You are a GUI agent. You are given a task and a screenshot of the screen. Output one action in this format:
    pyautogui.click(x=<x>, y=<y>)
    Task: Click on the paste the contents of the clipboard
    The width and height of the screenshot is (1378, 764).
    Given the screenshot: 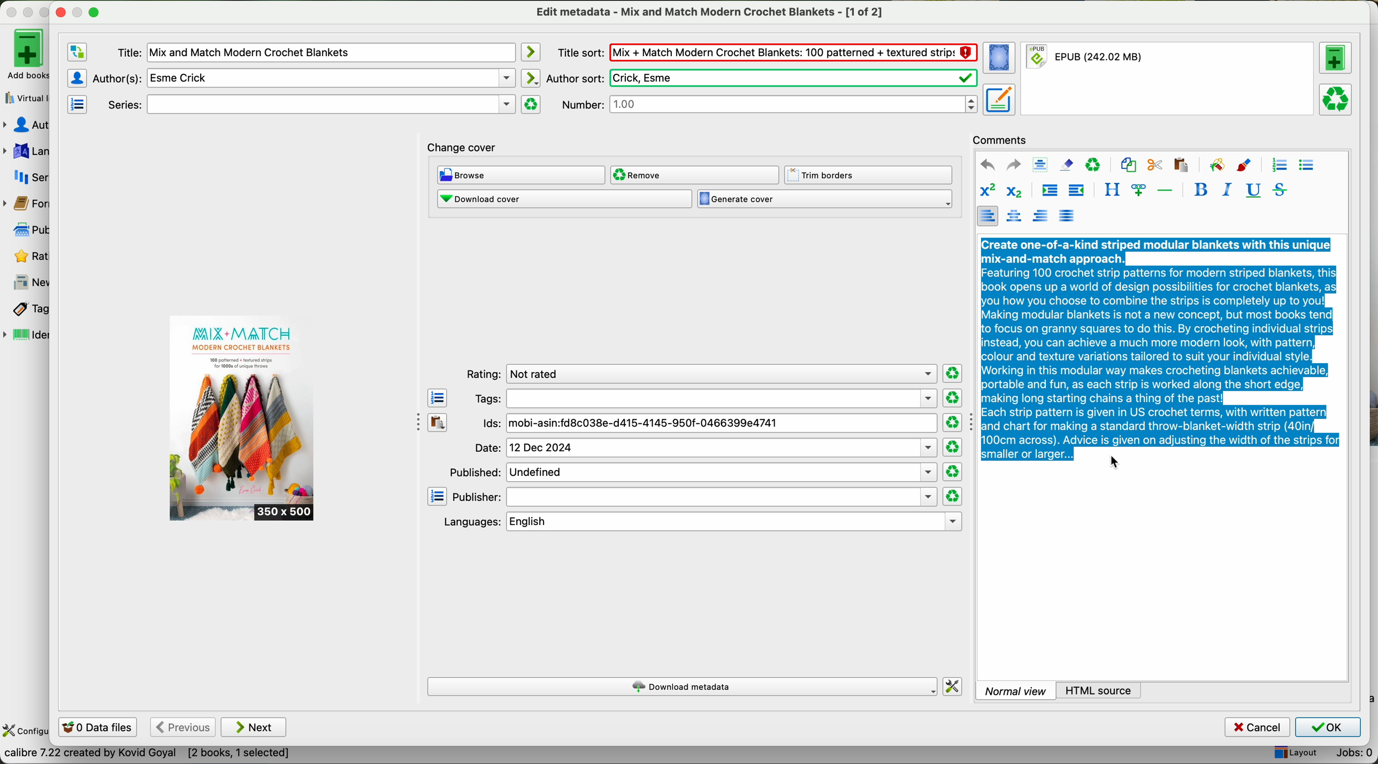 What is the action you would take?
    pyautogui.click(x=438, y=423)
    